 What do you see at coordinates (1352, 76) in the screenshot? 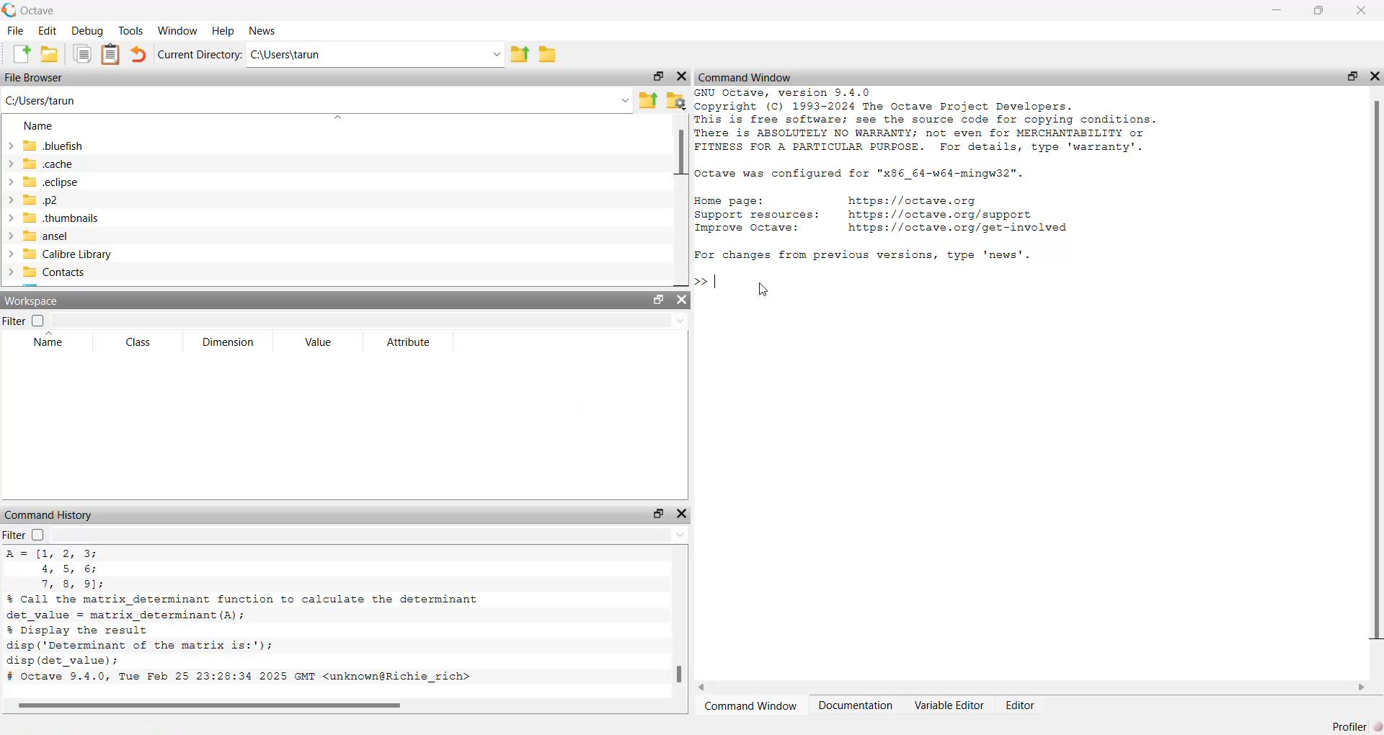
I see `maximize` at bounding box center [1352, 76].